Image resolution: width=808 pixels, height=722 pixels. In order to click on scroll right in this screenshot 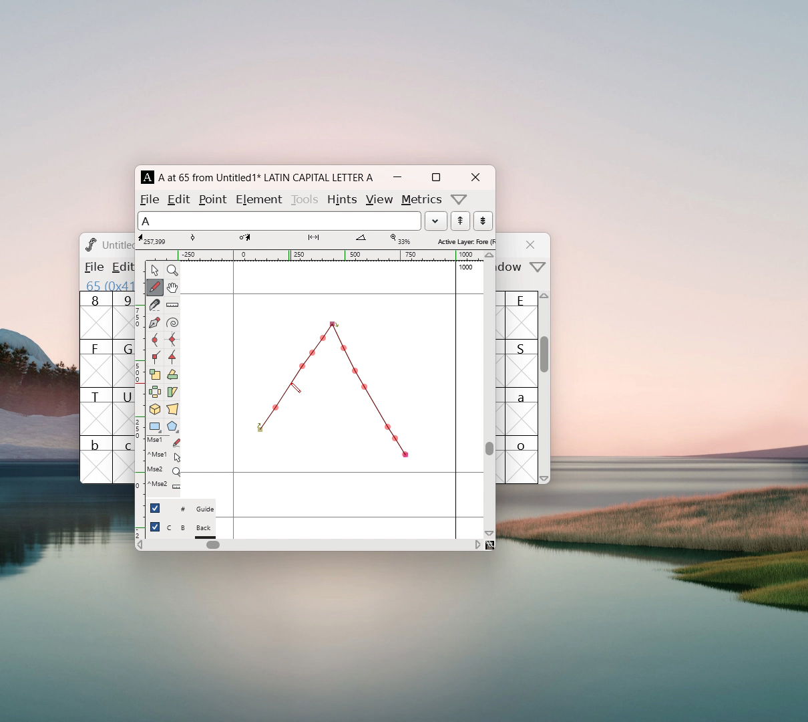, I will do `click(477, 544)`.